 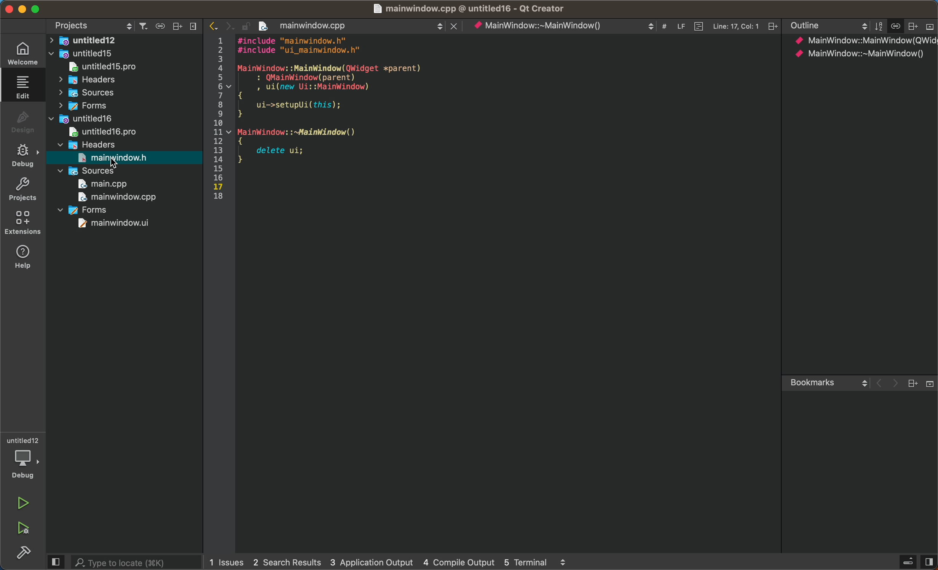 I want to click on file settings , so click(x=625, y=25).